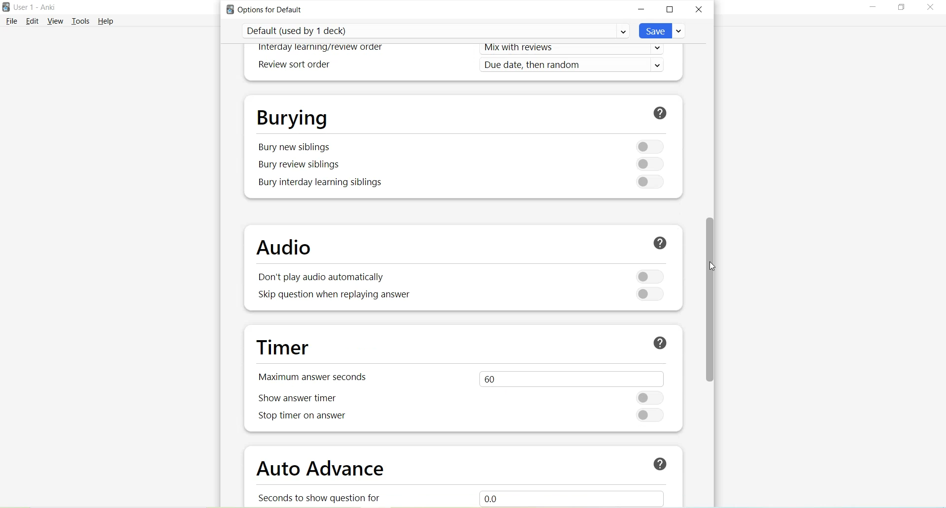  I want to click on Bury interday learning siblings, so click(322, 183).